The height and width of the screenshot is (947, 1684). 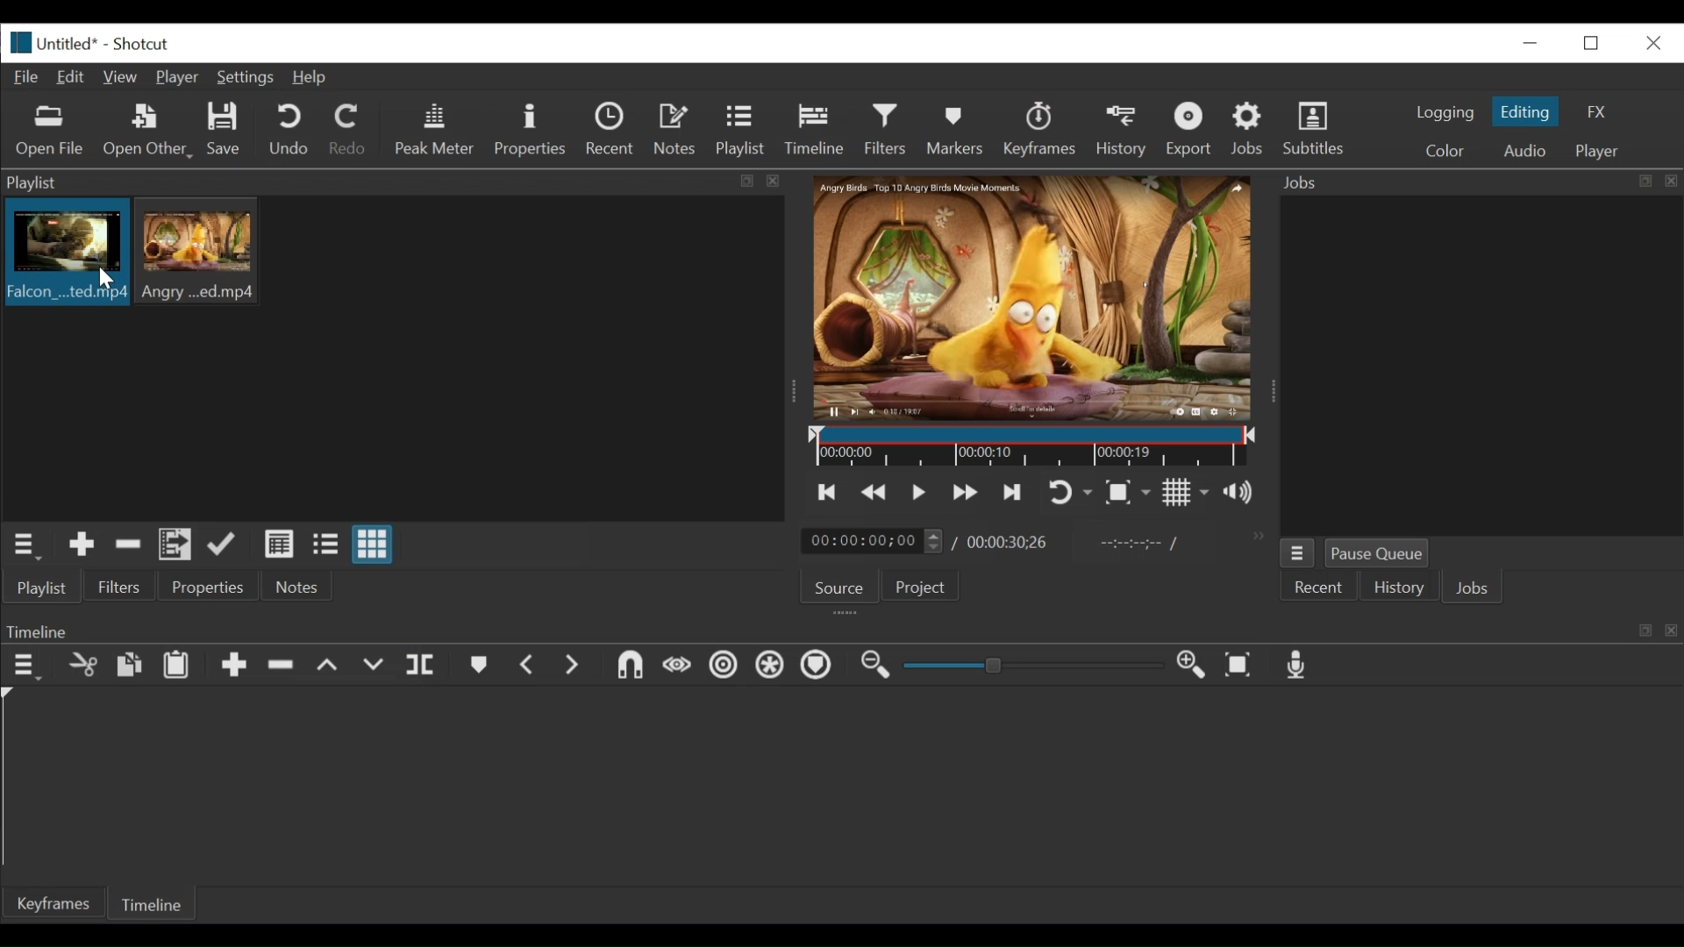 I want to click on lift, so click(x=330, y=667).